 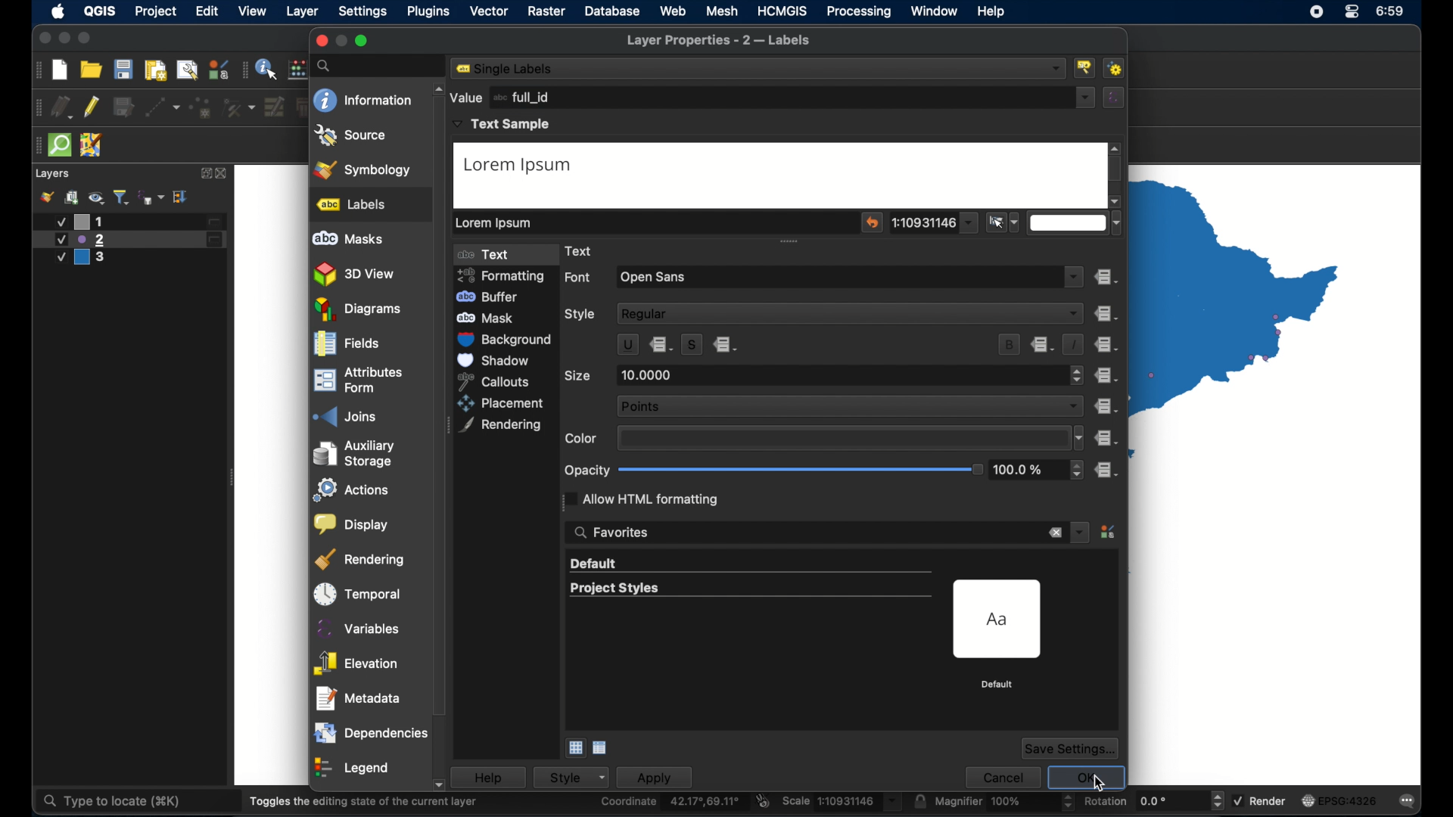 I want to click on lorem ipsum, so click(x=497, y=222).